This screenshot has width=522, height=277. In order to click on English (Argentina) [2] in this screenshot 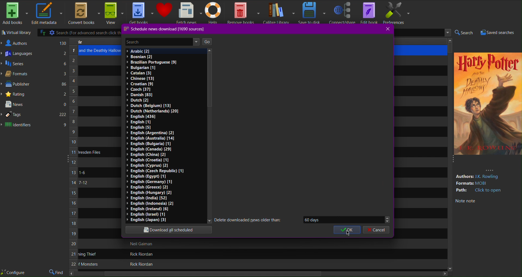, I will do `click(149, 133)`.